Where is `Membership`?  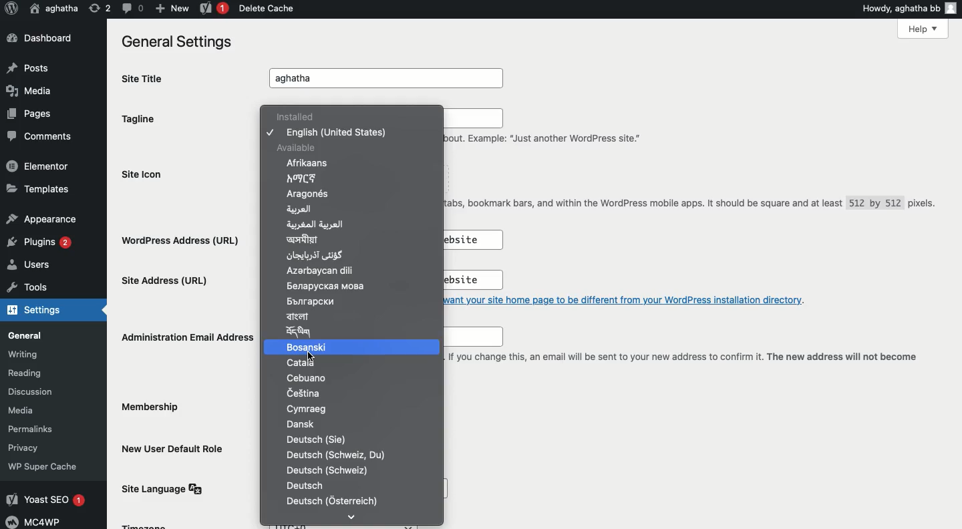
Membership is located at coordinates (153, 409).